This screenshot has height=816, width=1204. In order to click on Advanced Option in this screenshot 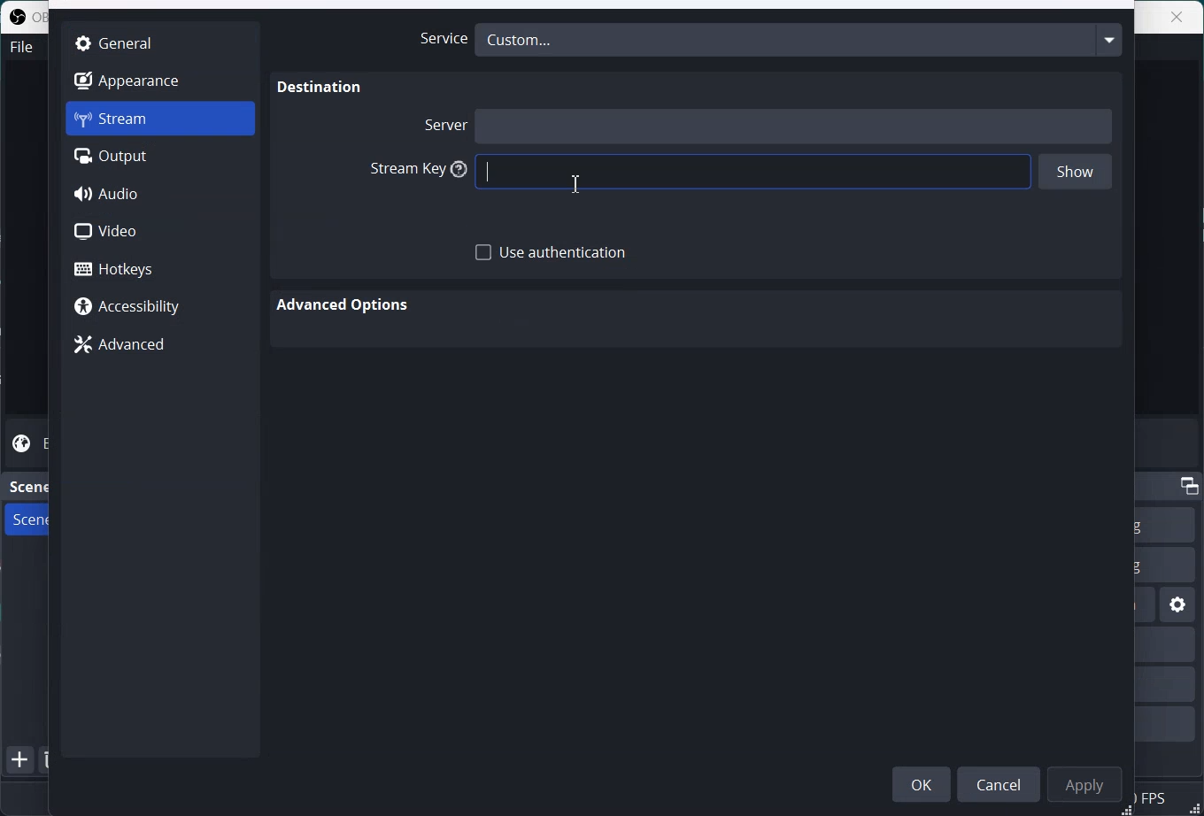, I will do `click(345, 305)`.